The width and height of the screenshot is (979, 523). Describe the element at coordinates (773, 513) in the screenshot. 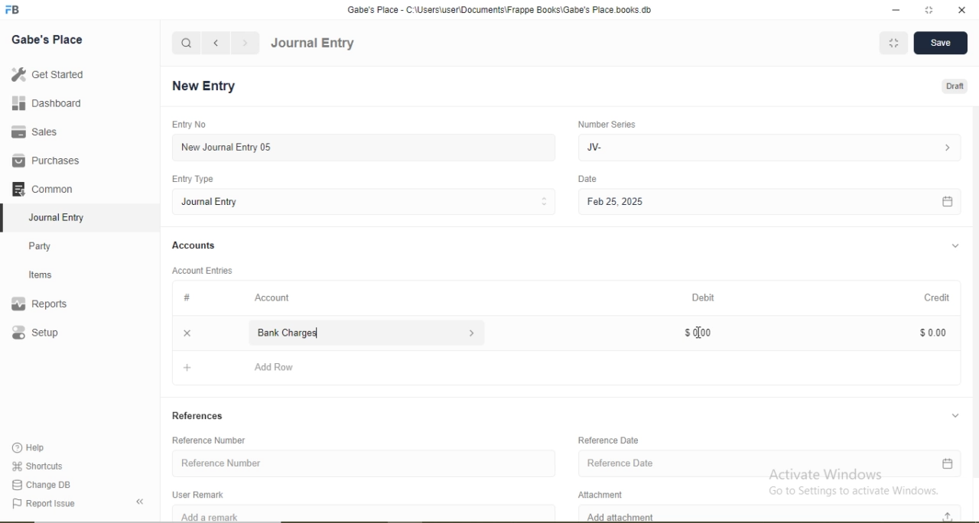

I see `Add attachment` at that location.